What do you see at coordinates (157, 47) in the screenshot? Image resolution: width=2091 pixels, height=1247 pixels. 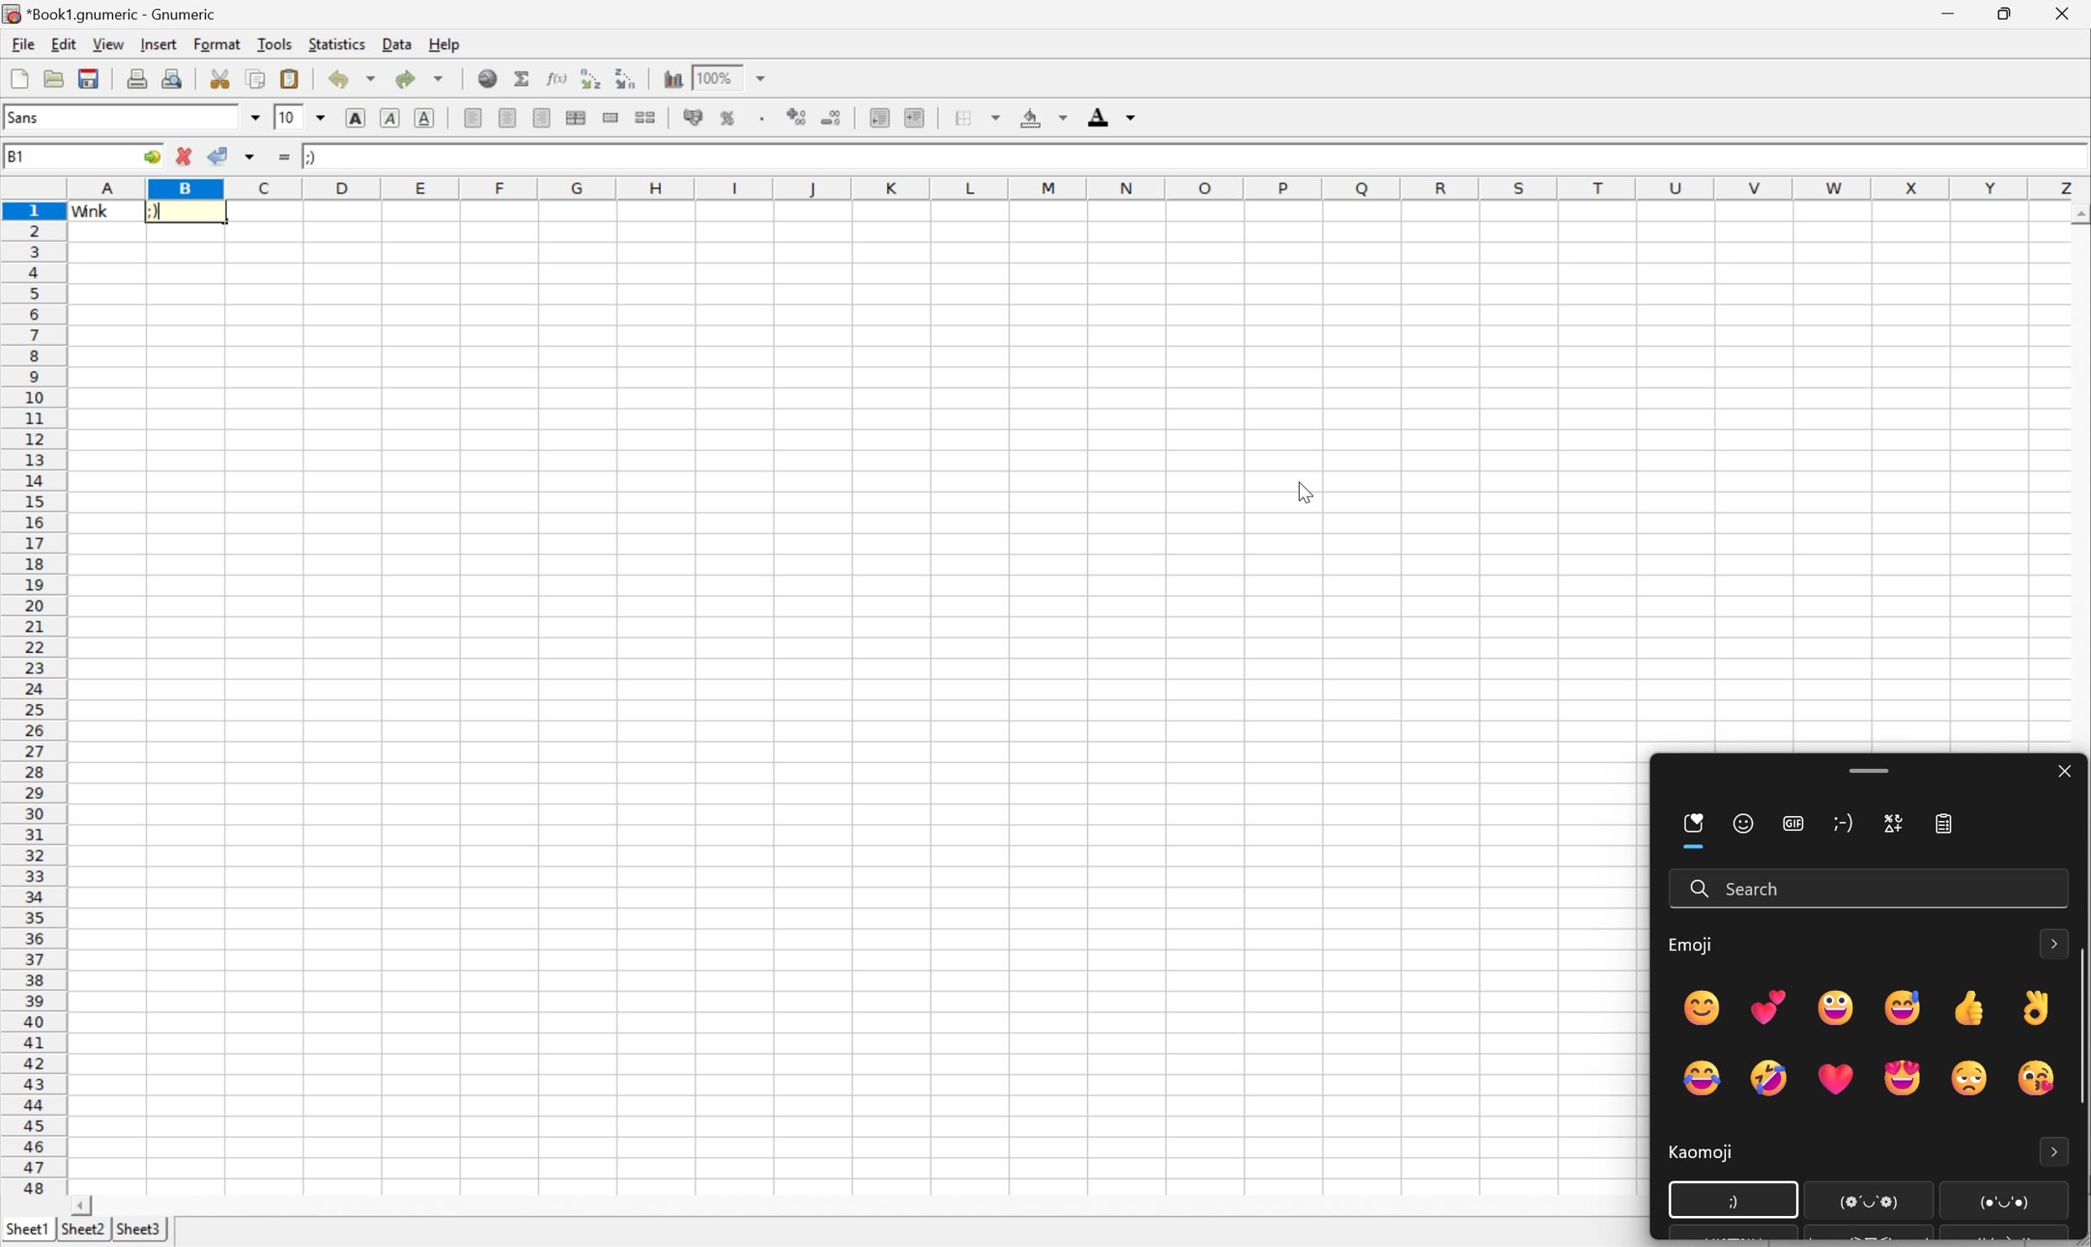 I see `insert` at bounding box center [157, 47].